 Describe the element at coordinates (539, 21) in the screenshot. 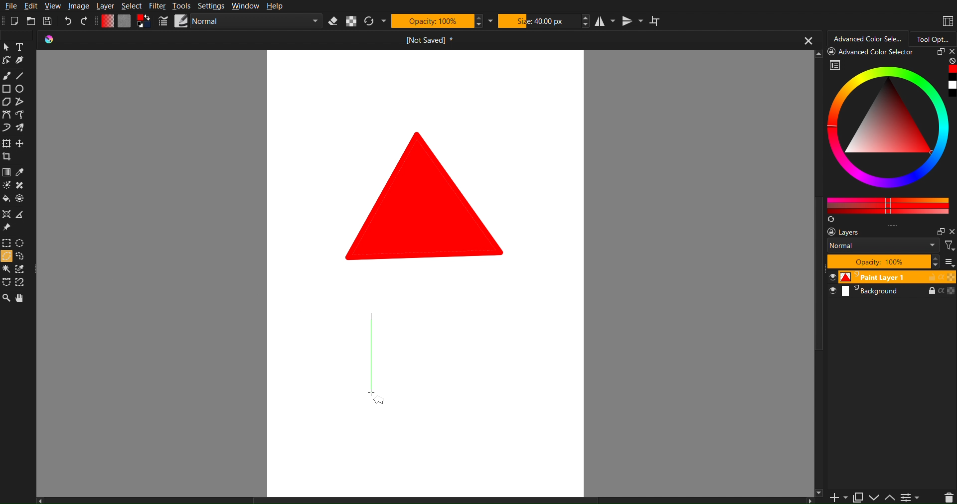

I see `Size` at that location.